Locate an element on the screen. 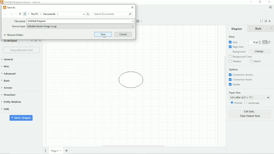 The height and width of the screenshot is (154, 274). Horizontal Scroll Bar is located at coordinates (133, 146).